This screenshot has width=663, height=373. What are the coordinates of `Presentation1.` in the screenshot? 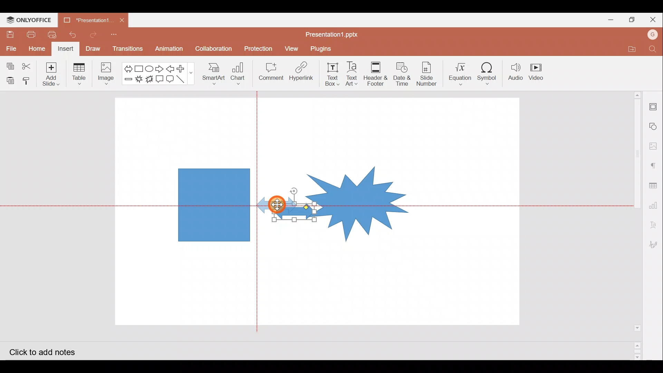 It's located at (88, 20).